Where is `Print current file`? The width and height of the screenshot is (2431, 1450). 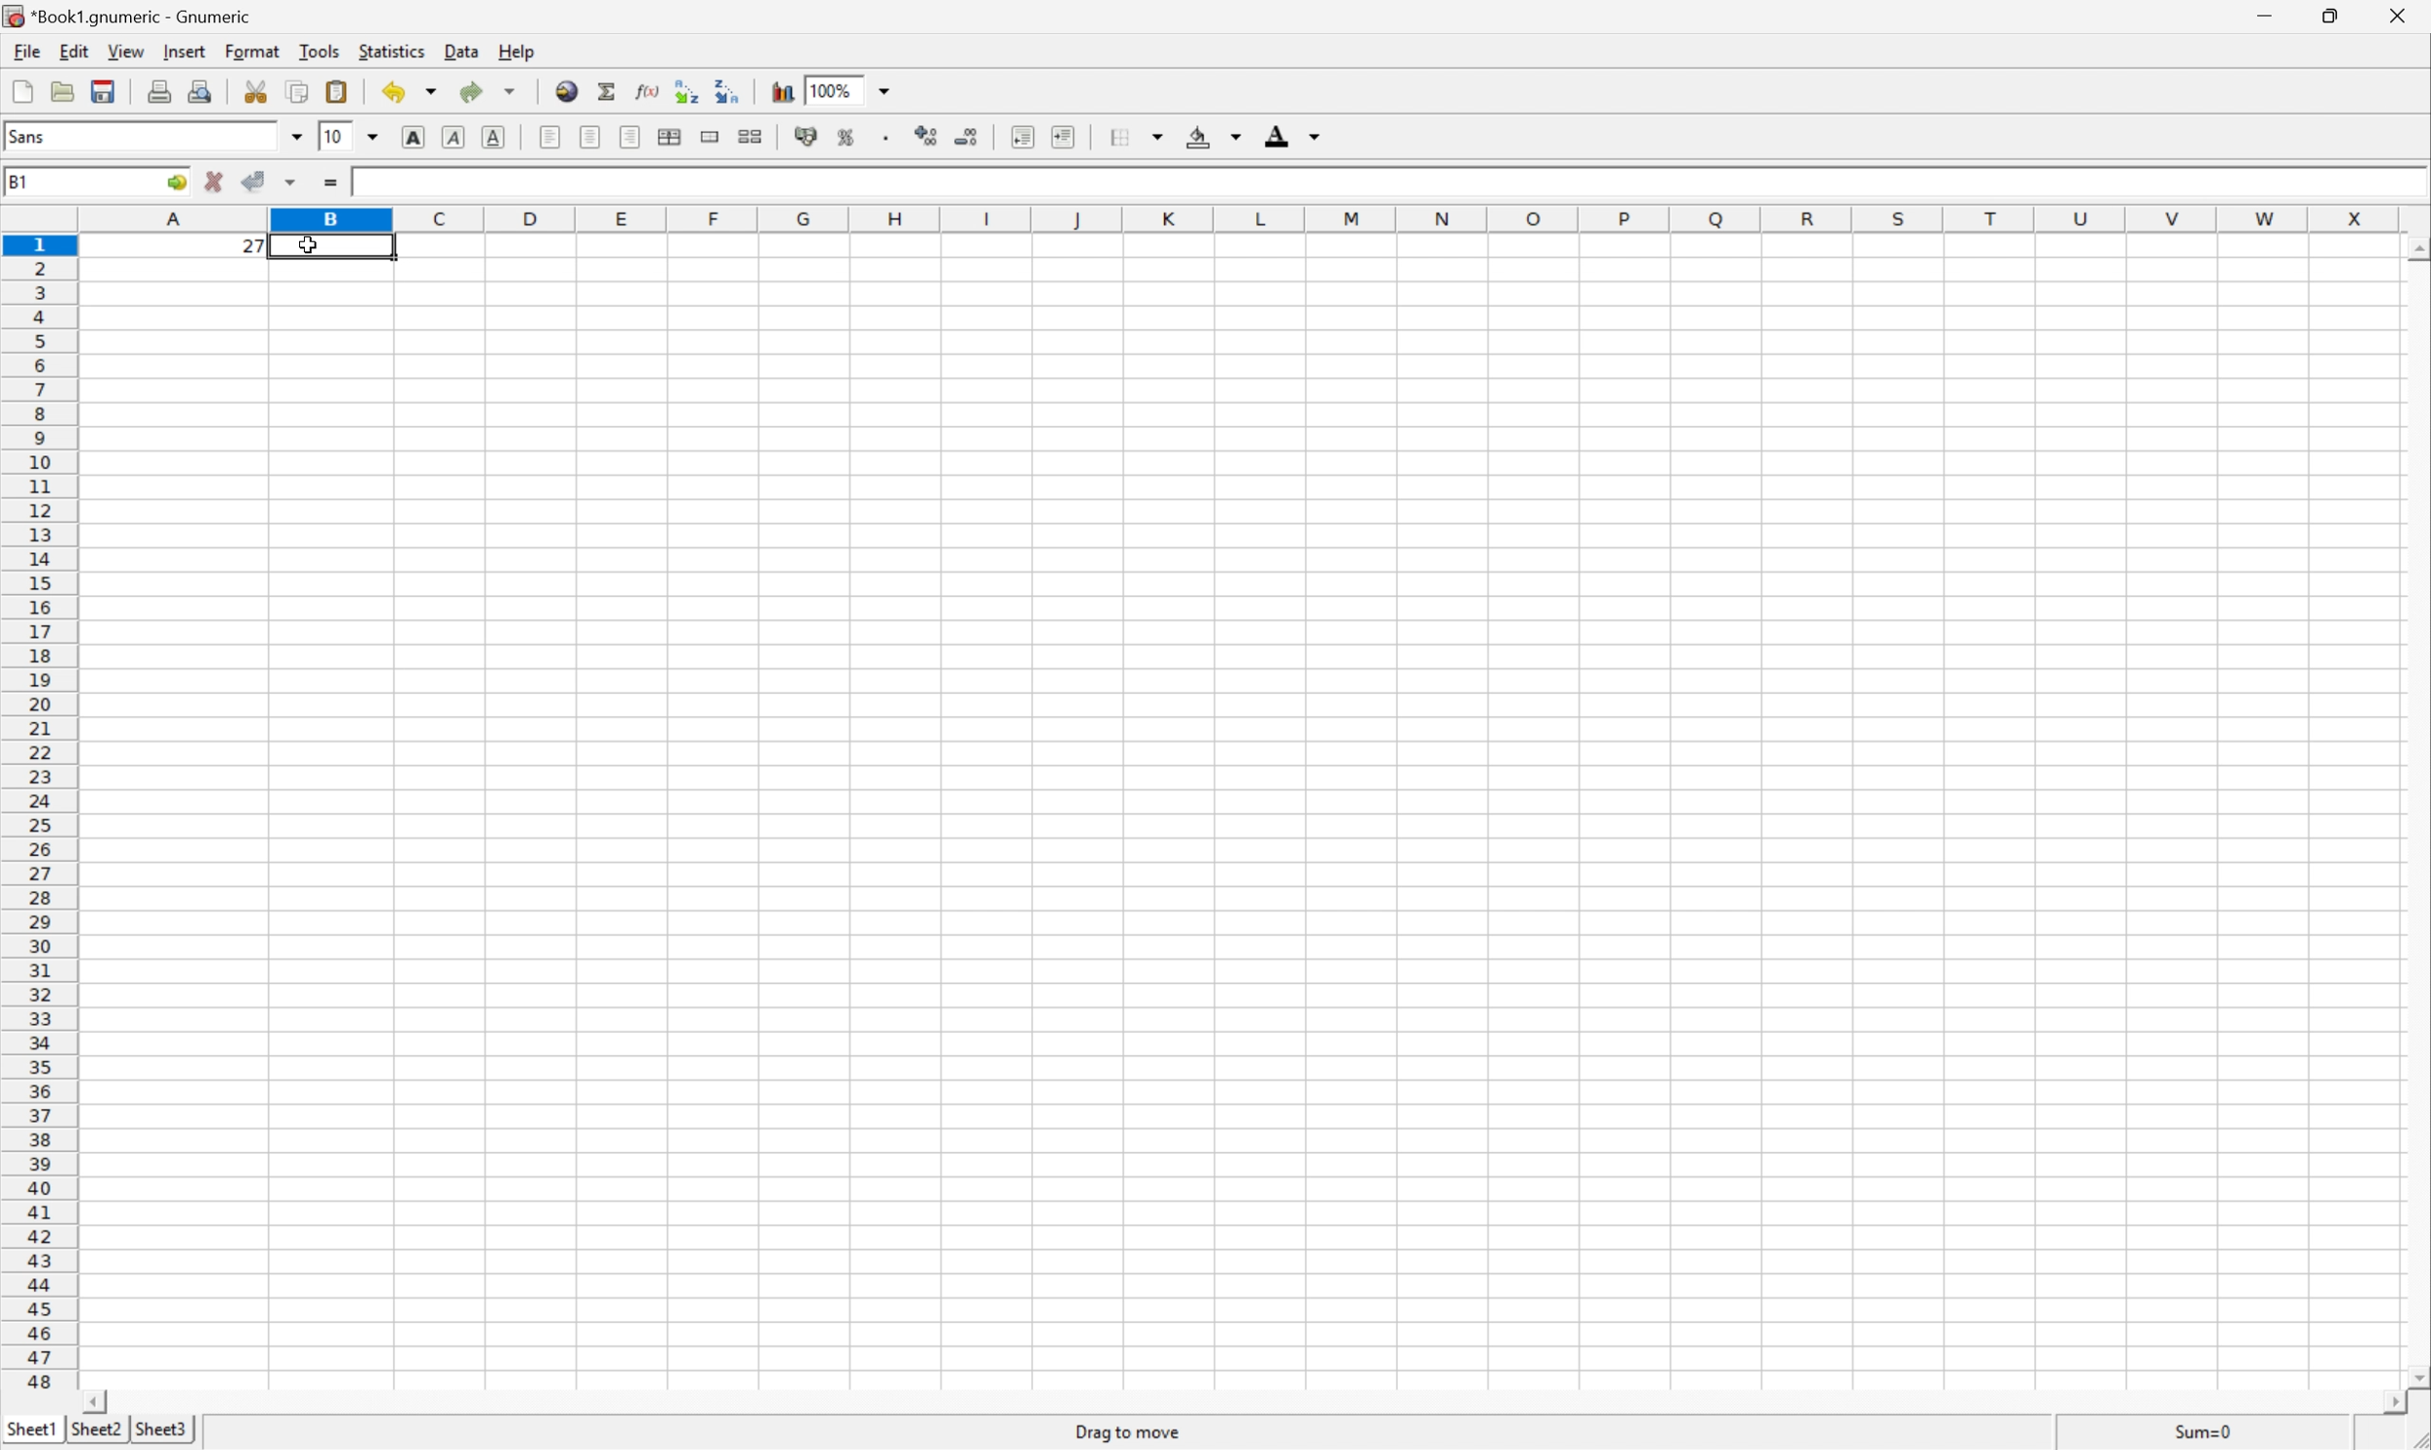 Print current file is located at coordinates (163, 89).